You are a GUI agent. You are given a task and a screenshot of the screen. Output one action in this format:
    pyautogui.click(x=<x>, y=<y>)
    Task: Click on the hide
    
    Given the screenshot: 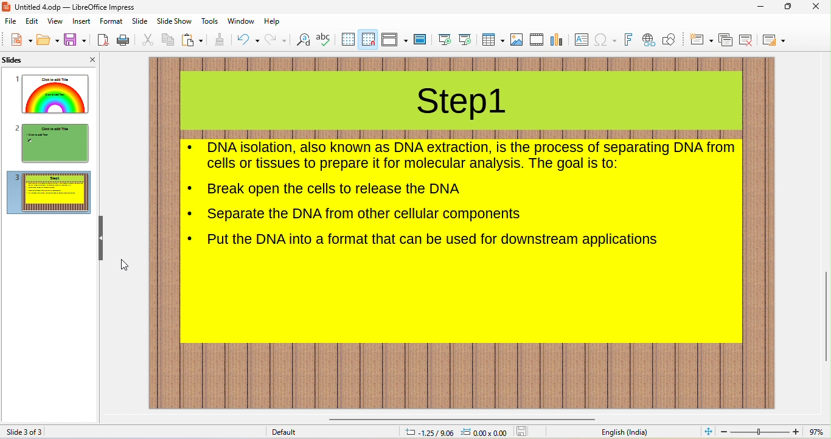 What is the action you would take?
    pyautogui.click(x=102, y=239)
    